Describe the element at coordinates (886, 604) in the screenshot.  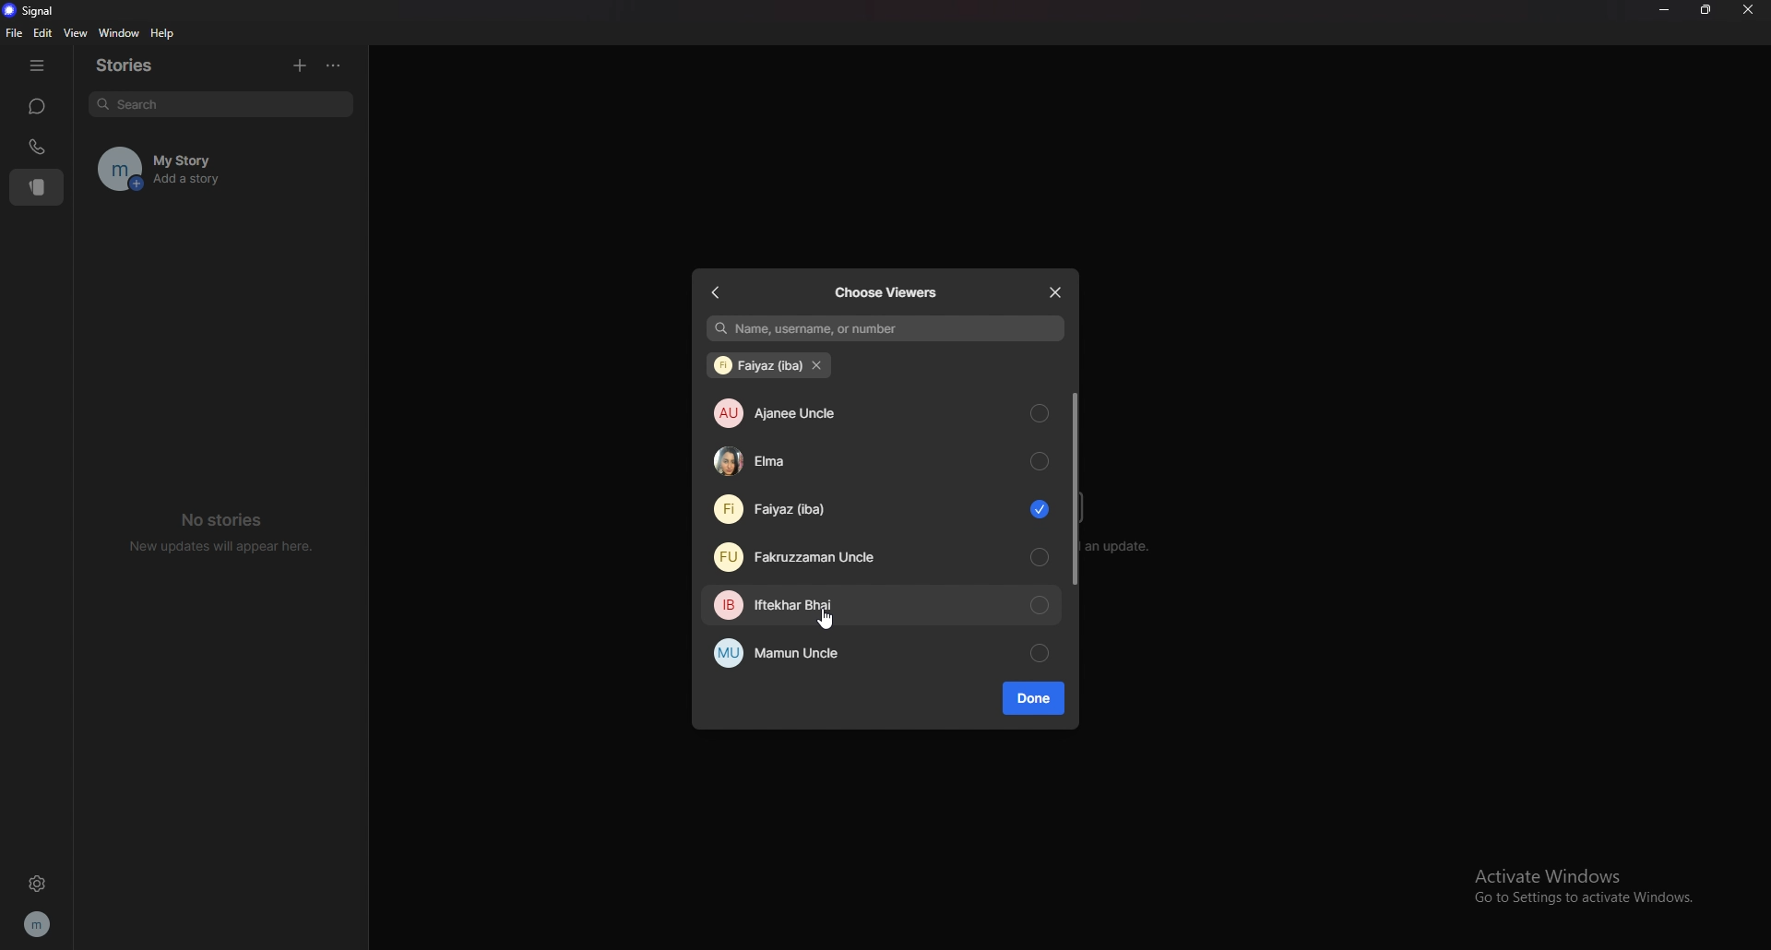
I see `iftekhar bhai` at that location.